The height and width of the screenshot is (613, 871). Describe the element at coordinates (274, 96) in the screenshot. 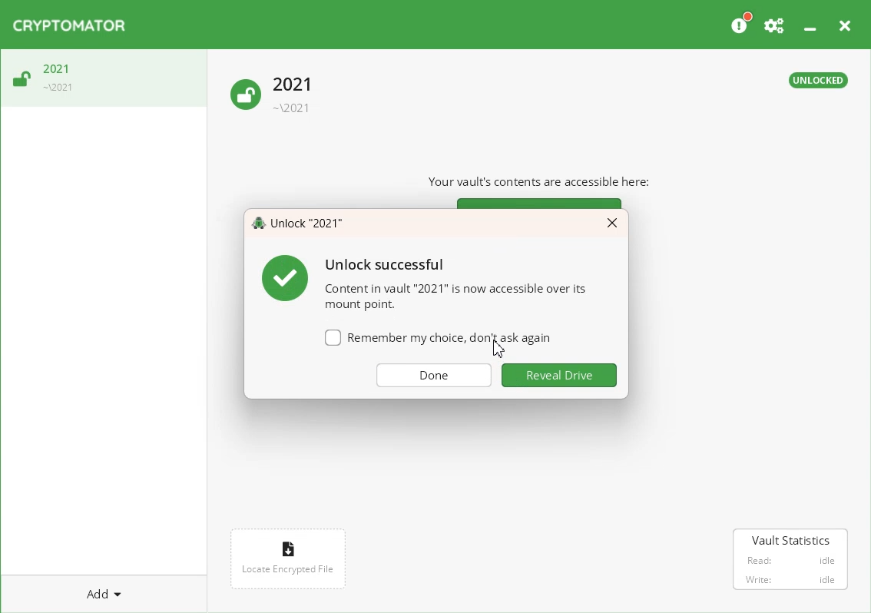

I see `Unlock Vault` at that location.